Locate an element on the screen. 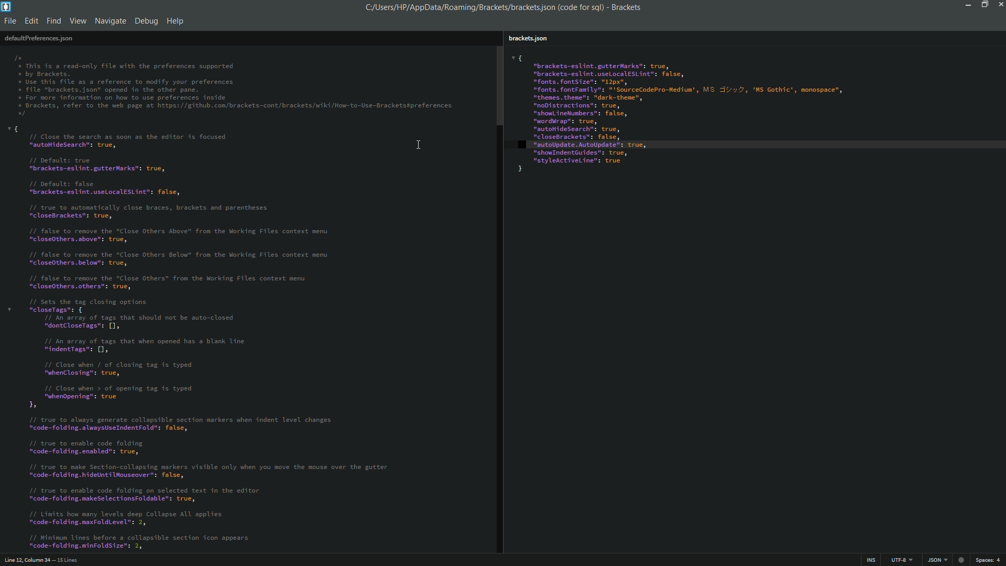 This screenshot has width=1006, height=566. v{
// Close the search as soon as the editor is focused
“autoHidesearch": true,
// Default: true
“brackets-eslint.gutterMarks": true,
// Default: false
"brackets-eslint.useLocalesLint": false,
// true to automatically close braces, brackets and parentheses
"closeBrackets": true,
// false to remove the "Close Others Above" from the Working Files context menu
"closeothers.above": true,
// false to remove the "Close Others Below" from the Working Files context menu
"closeothers.below": true,
// false to remove the "Close Others" from the Working Files context menu
"closeOthers. others": true,
/1 sets the tag closing options
* “closeTags": {
// An array of tags that should not be auto-closed
"dontCloseTags": [1,
// An array of tags that when opened has a blank line
"indentTags": [1,
// Close when / of closing tag is typed
"whenClosing": true,
// Close when > of opening tag is typed
"whenOpening": true
by
// true to always generate collapsible section markers when indent level changes
"code-folding.alwaysUseIndentFold": false,
// true to enable code folding
"code-folding.enabled": true,
// true to make Section-collapsing markers visible only when you move the mouse over the gutter
"code-folding.hideuntilMouseover®: false,
// true to enable code folding on selected text in the editor
"code-folding.makeselectionsFoldable": true,
// Limits how many levels deep Collapse ALL applies
"code-folding.maxFoldLevel™: 2,
// Minimum Lines before a collapsible section icon appears
“code-folding.minFoldsize": 2, is located at coordinates (210, 338).